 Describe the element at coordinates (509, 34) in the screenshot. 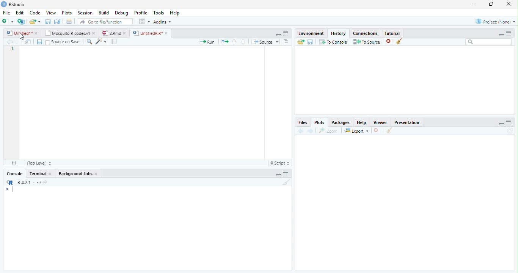

I see `maximize` at that location.